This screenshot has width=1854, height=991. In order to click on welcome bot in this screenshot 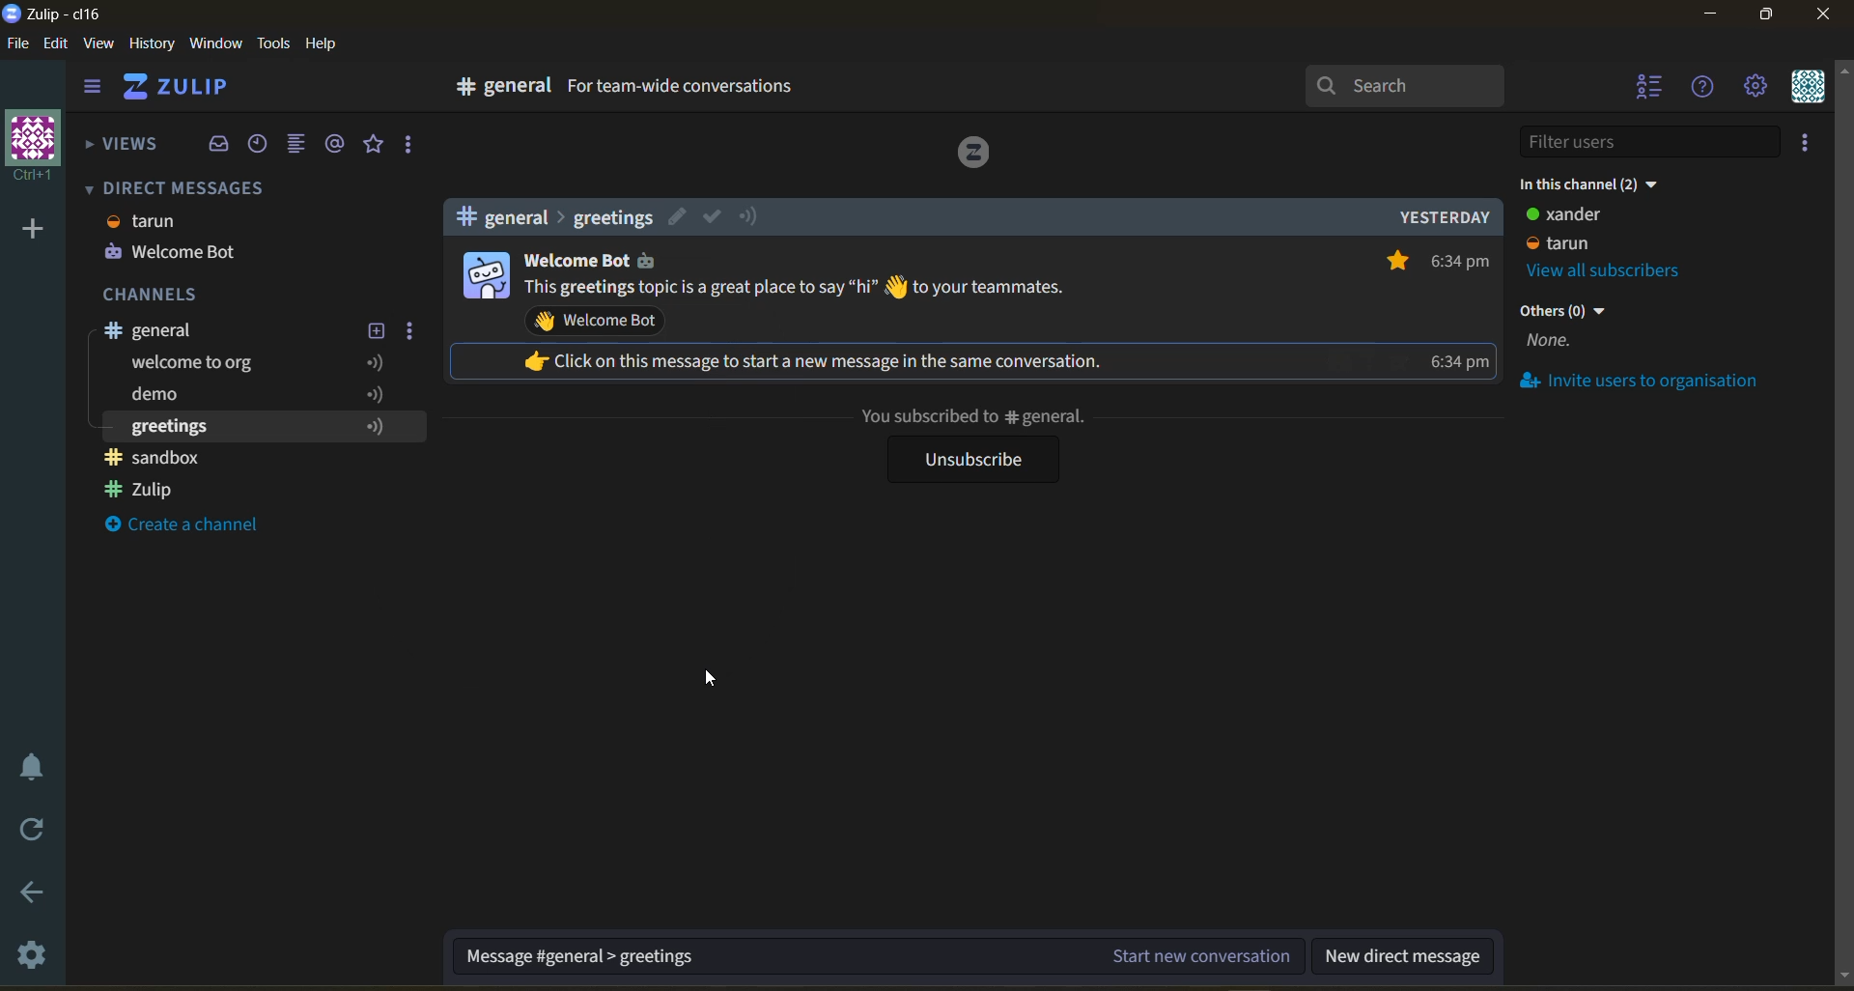, I will do `click(600, 323)`.